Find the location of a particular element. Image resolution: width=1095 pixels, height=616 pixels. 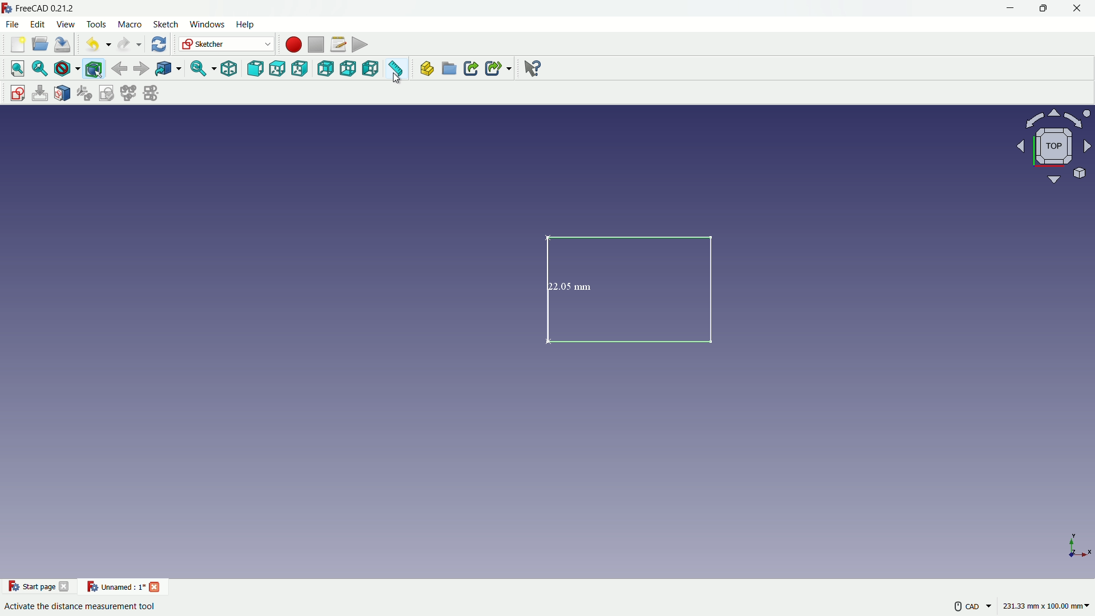

close start page is located at coordinates (66, 589).